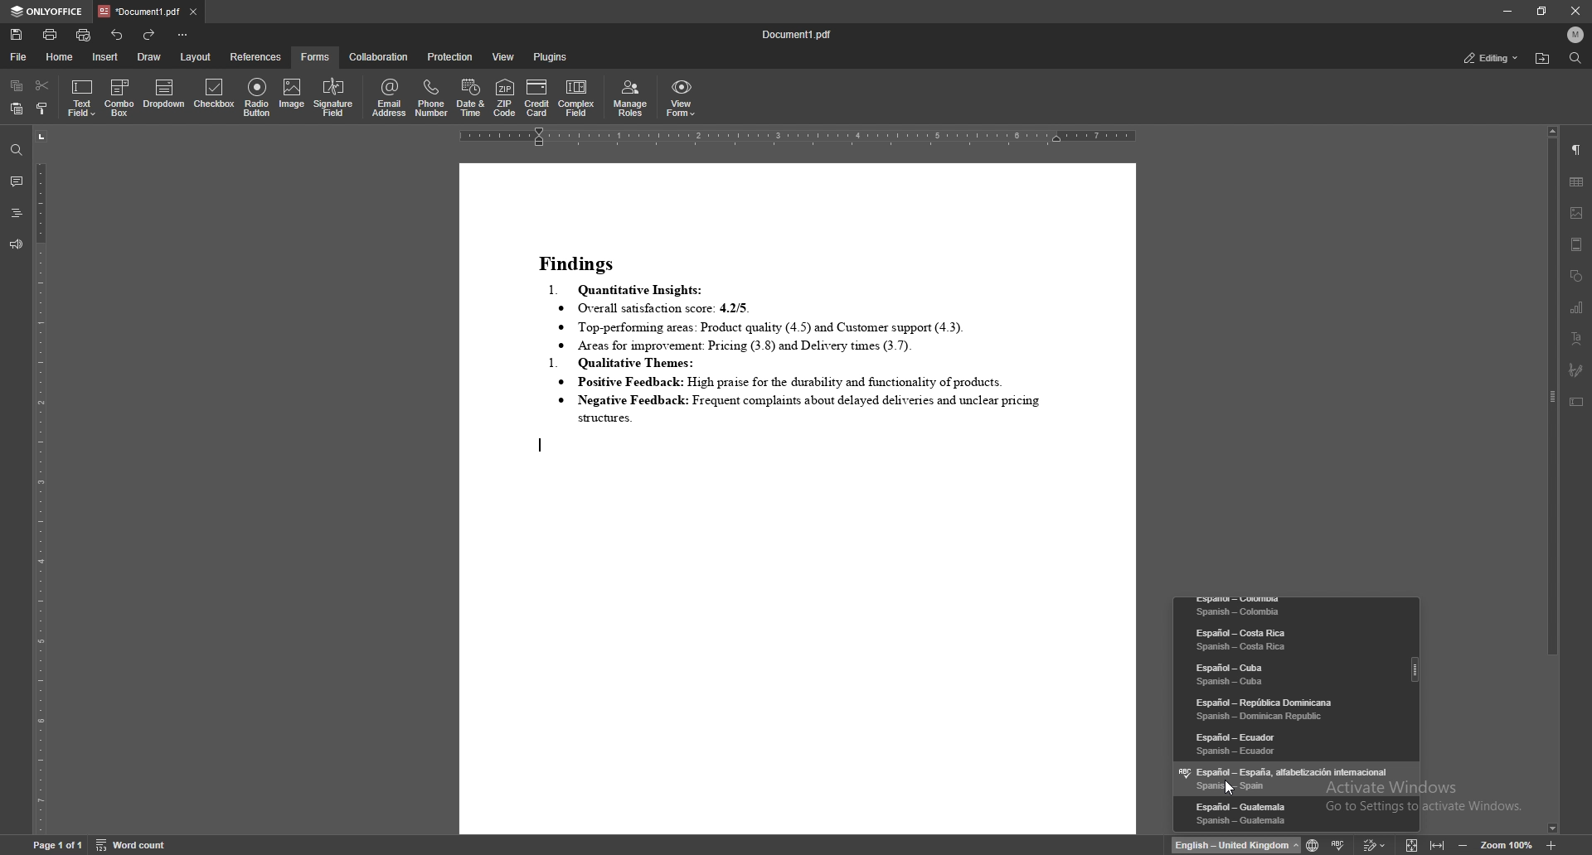 The image size is (1592, 855). What do you see at coordinates (82, 98) in the screenshot?
I see `text field` at bounding box center [82, 98].